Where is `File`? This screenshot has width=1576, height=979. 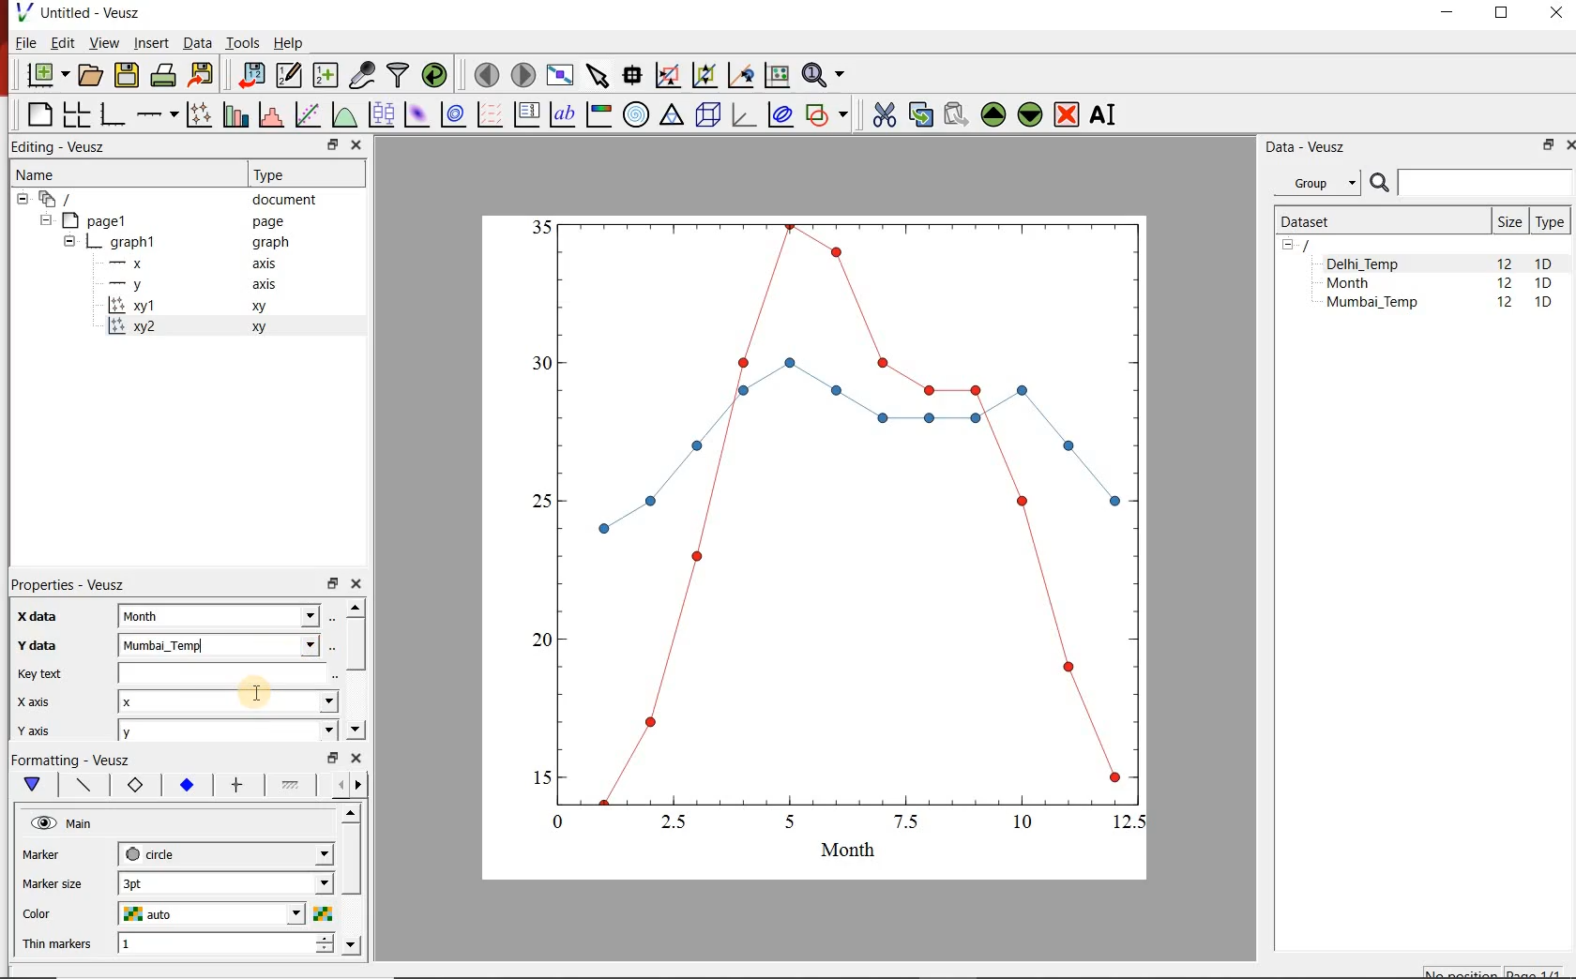
File is located at coordinates (24, 42).